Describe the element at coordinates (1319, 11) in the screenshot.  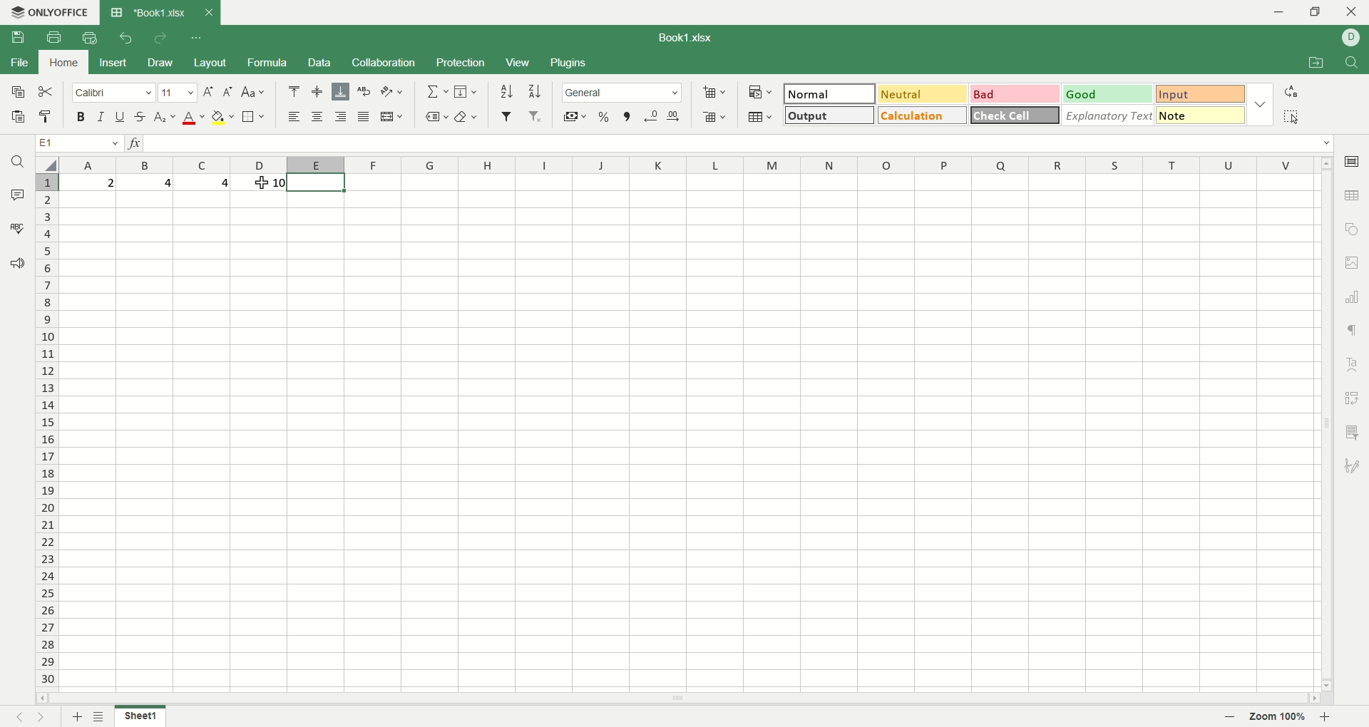
I see `maximize` at that location.